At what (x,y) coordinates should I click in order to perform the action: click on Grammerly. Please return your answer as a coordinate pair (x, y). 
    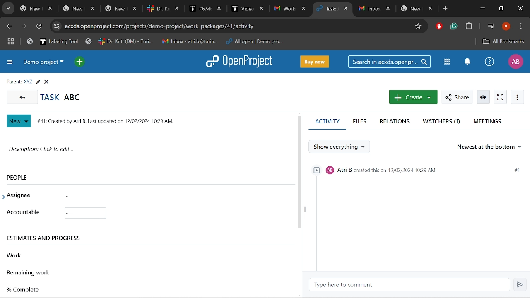
    Looking at the image, I should click on (454, 26).